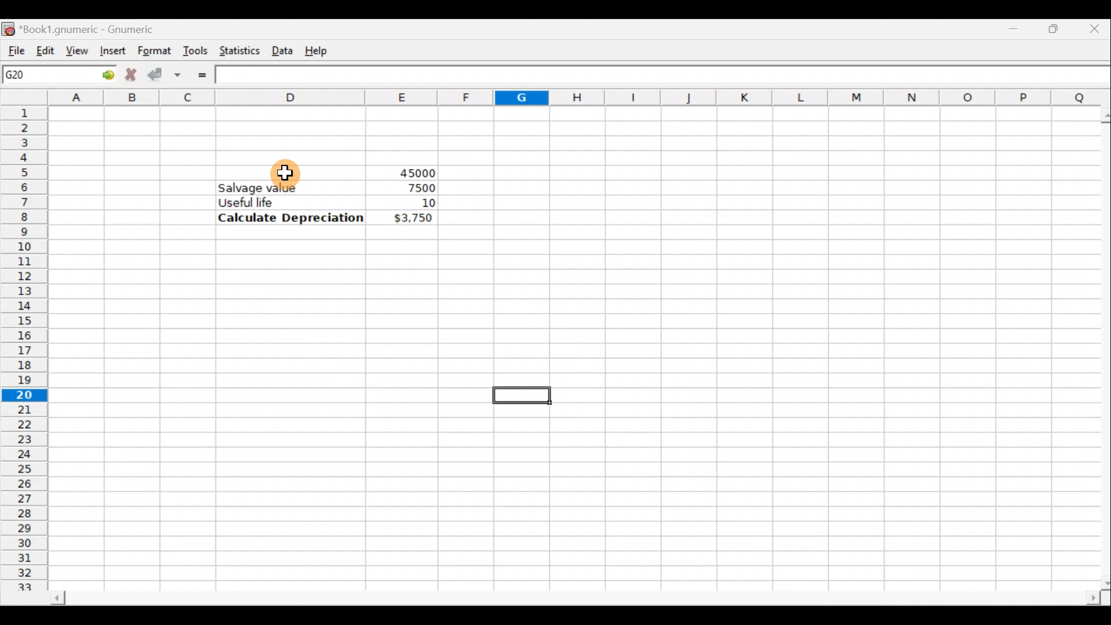 The width and height of the screenshot is (1111, 625). Describe the element at coordinates (664, 76) in the screenshot. I see `Formula bar` at that location.